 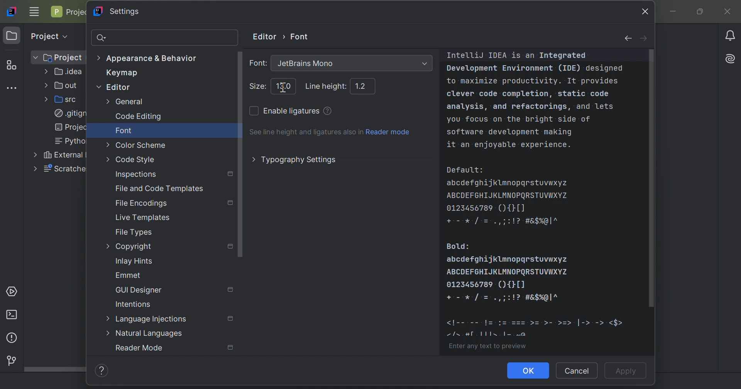 What do you see at coordinates (231, 247) in the screenshot?
I see `Settings marked with this icon are only applied to the current project. Non-marked settings are applied to all projects.` at bounding box center [231, 247].